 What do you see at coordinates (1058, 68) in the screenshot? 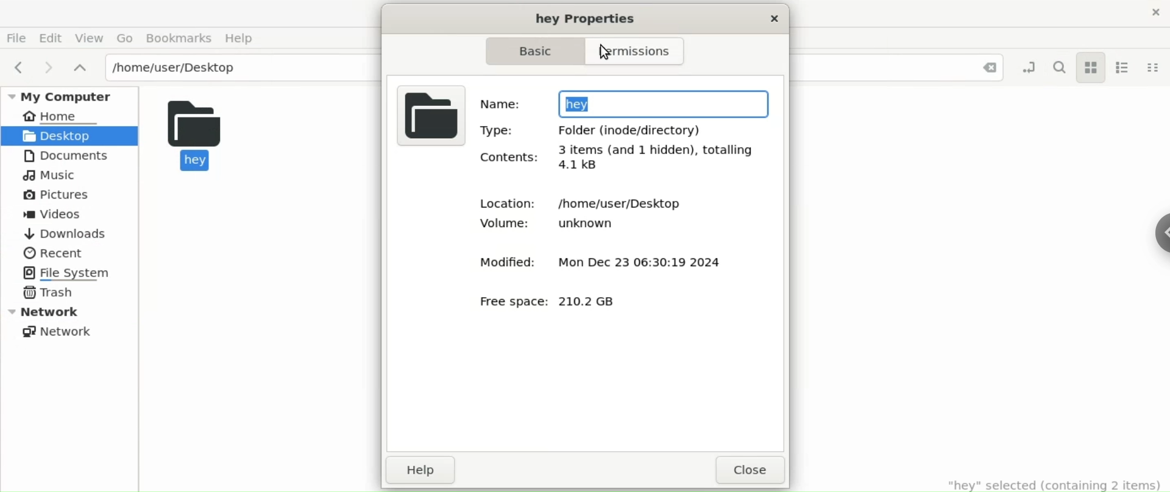
I see `search` at bounding box center [1058, 68].